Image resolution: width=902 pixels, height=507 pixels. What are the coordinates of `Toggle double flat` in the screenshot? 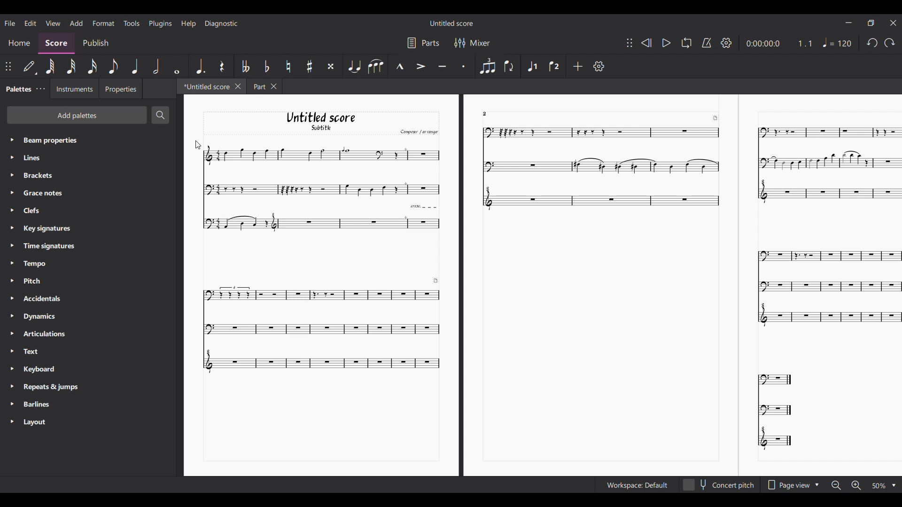 It's located at (246, 66).